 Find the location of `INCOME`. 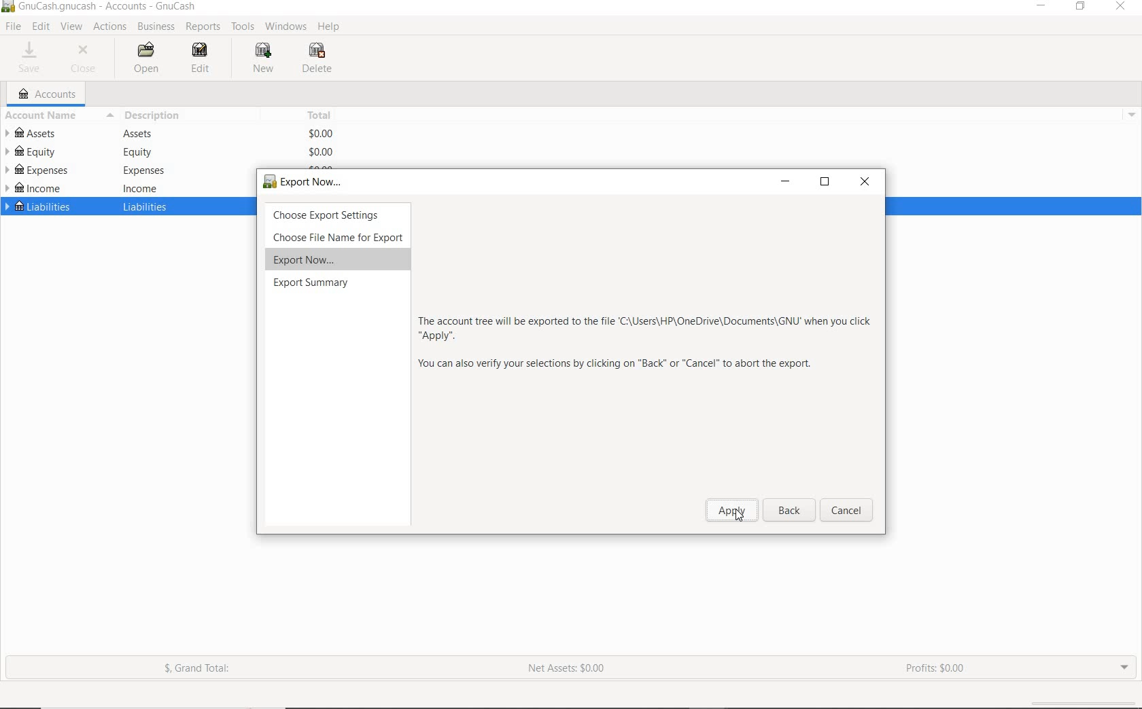

INCOME is located at coordinates (36, 188).